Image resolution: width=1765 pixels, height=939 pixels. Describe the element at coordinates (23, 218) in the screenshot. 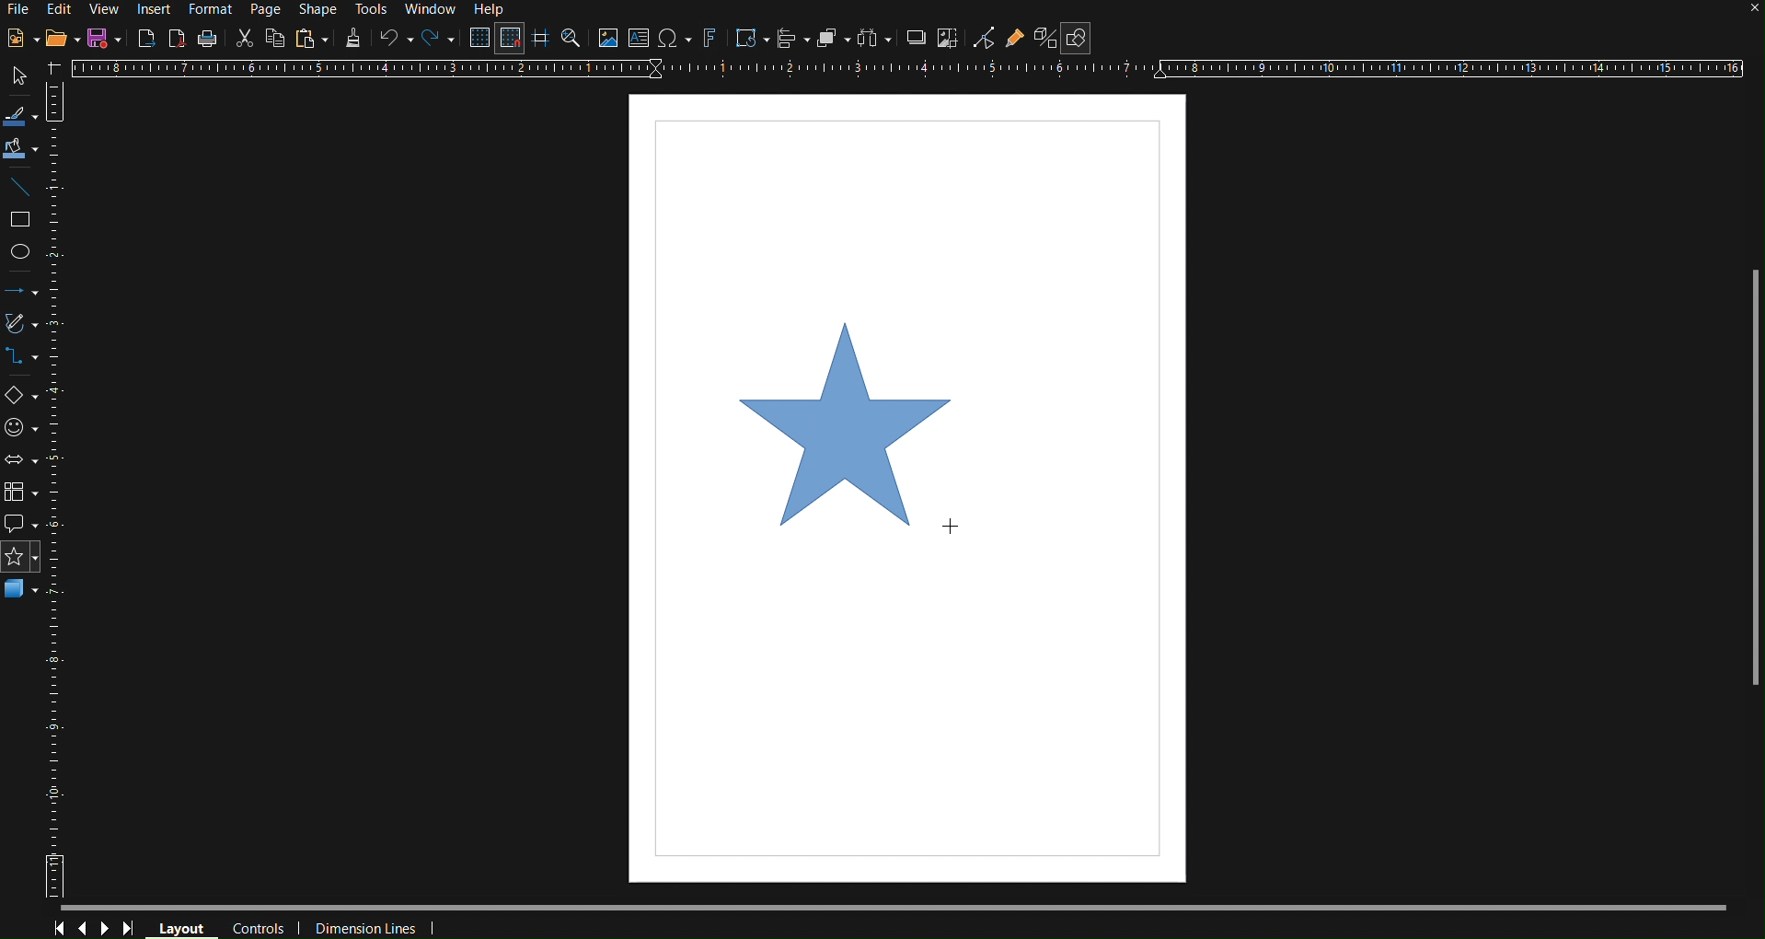

I see `Square` at that location.